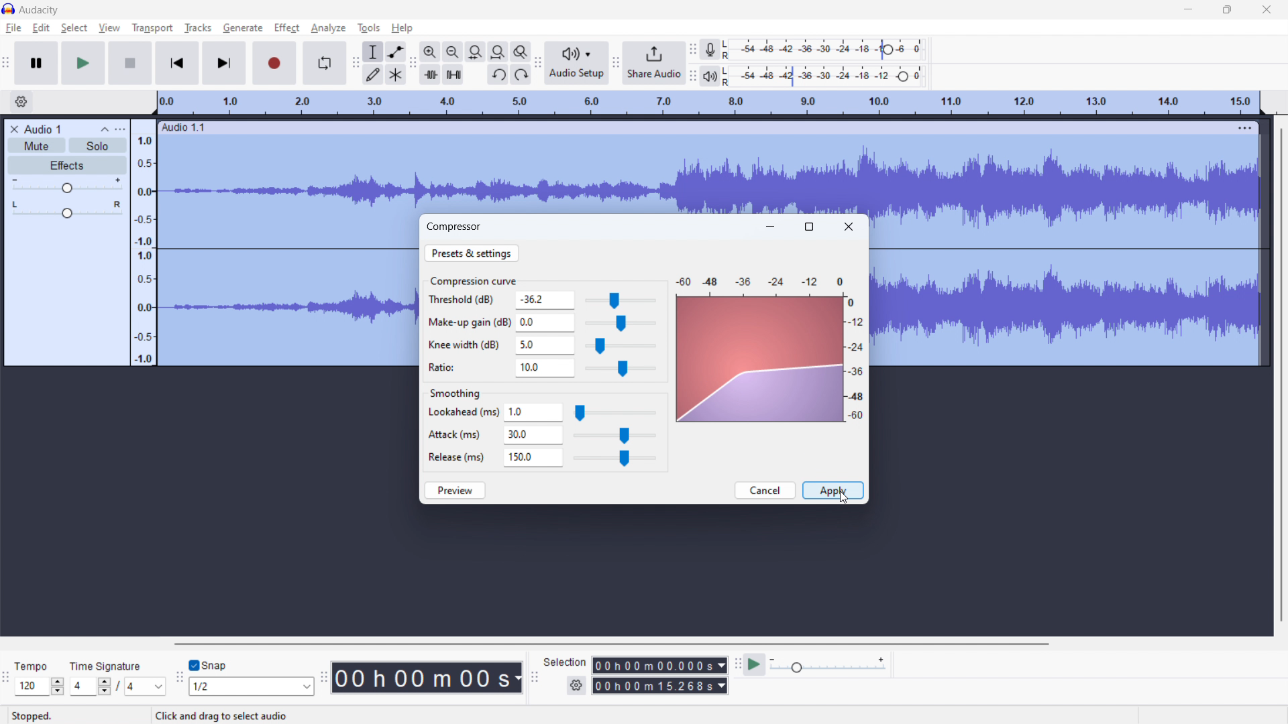 Image resolution: width=1288 pixels, height=724 pixels. I want to click on  Threshold (dB), so click(467, 301).